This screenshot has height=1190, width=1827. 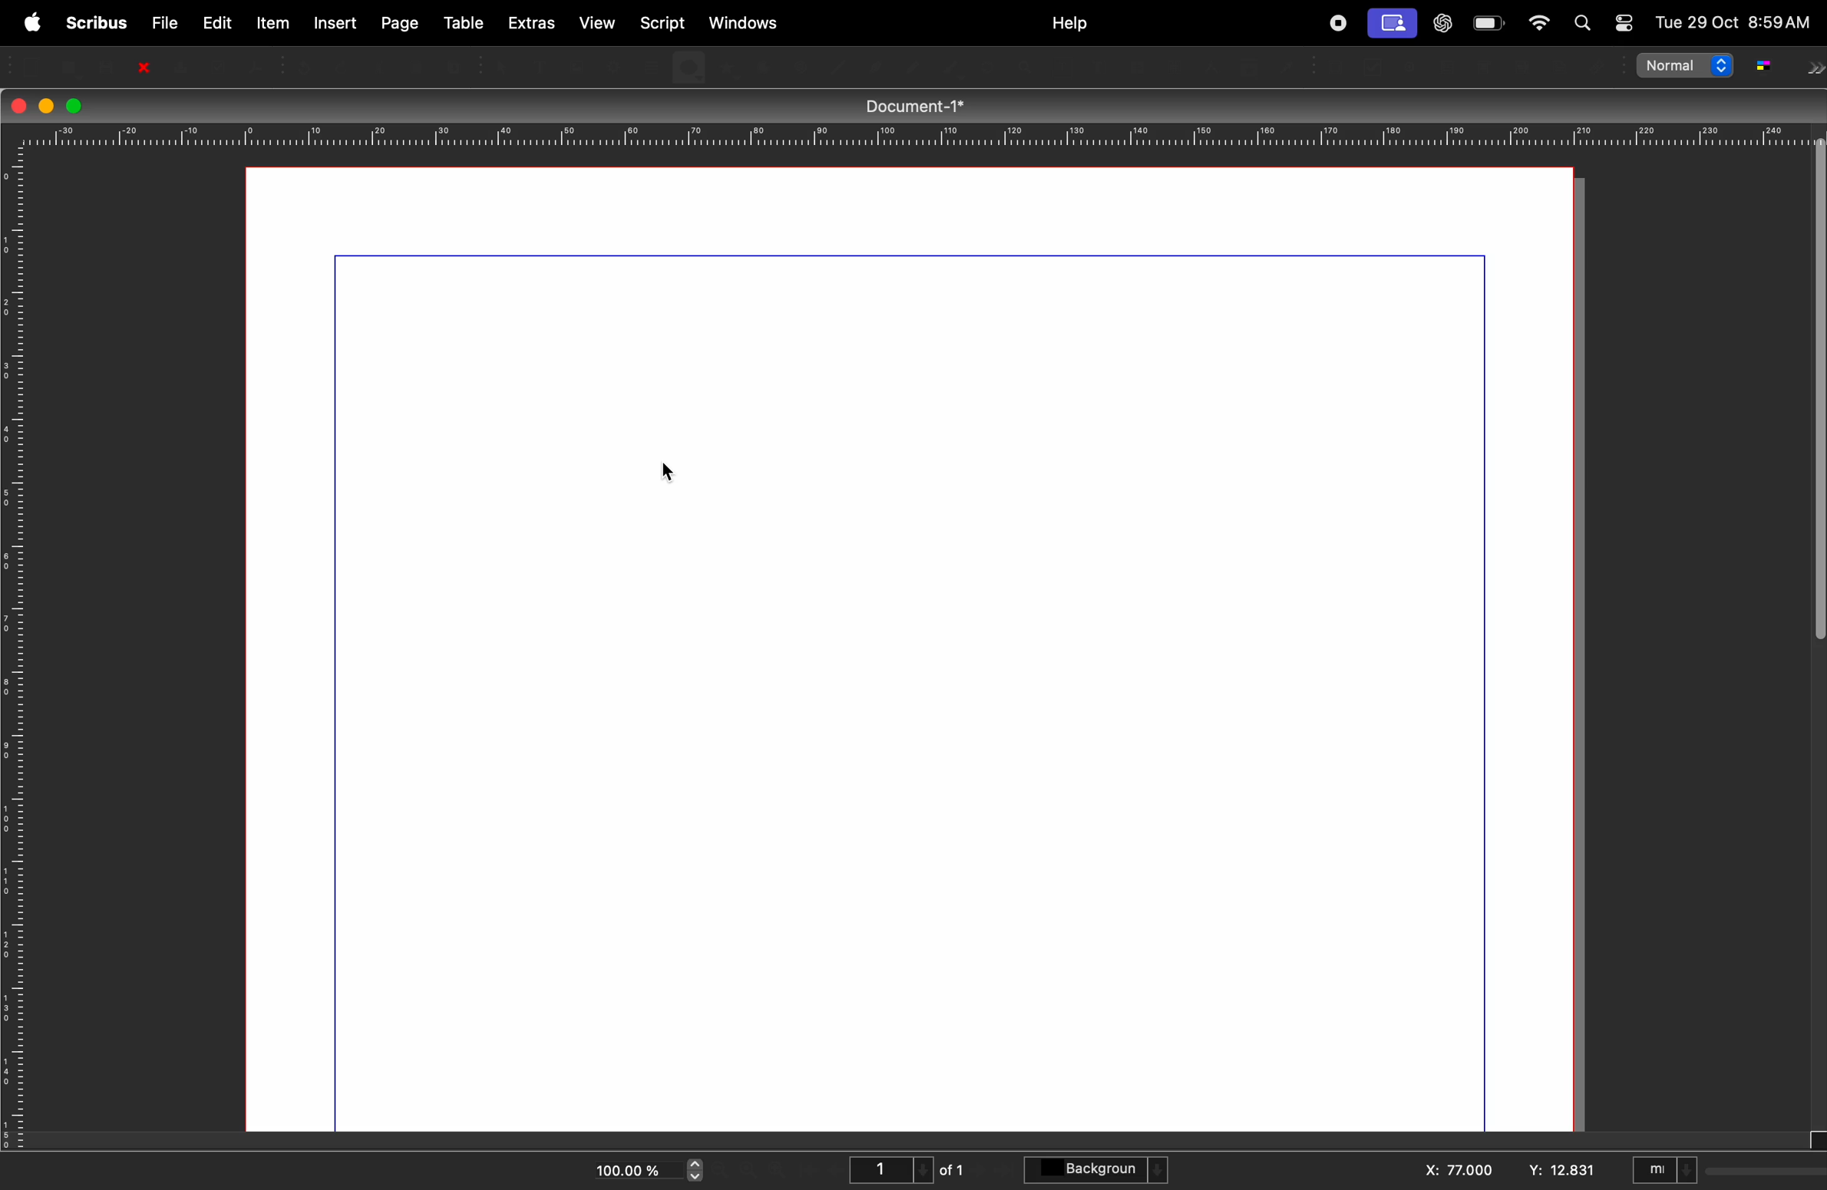 What do you see at coordinates (1810, 421) in the screenshot?
I see `verticle sidebar` at bounding box center [1810, 421].